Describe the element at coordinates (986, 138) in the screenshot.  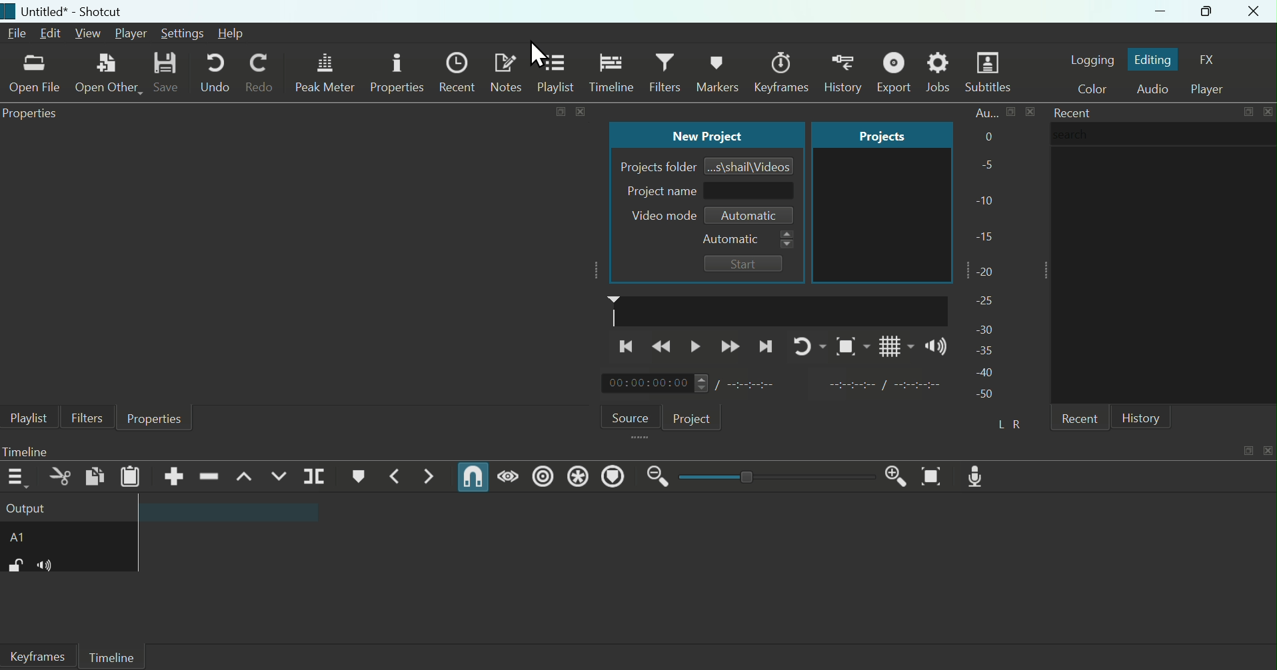
I see `0` at that location.